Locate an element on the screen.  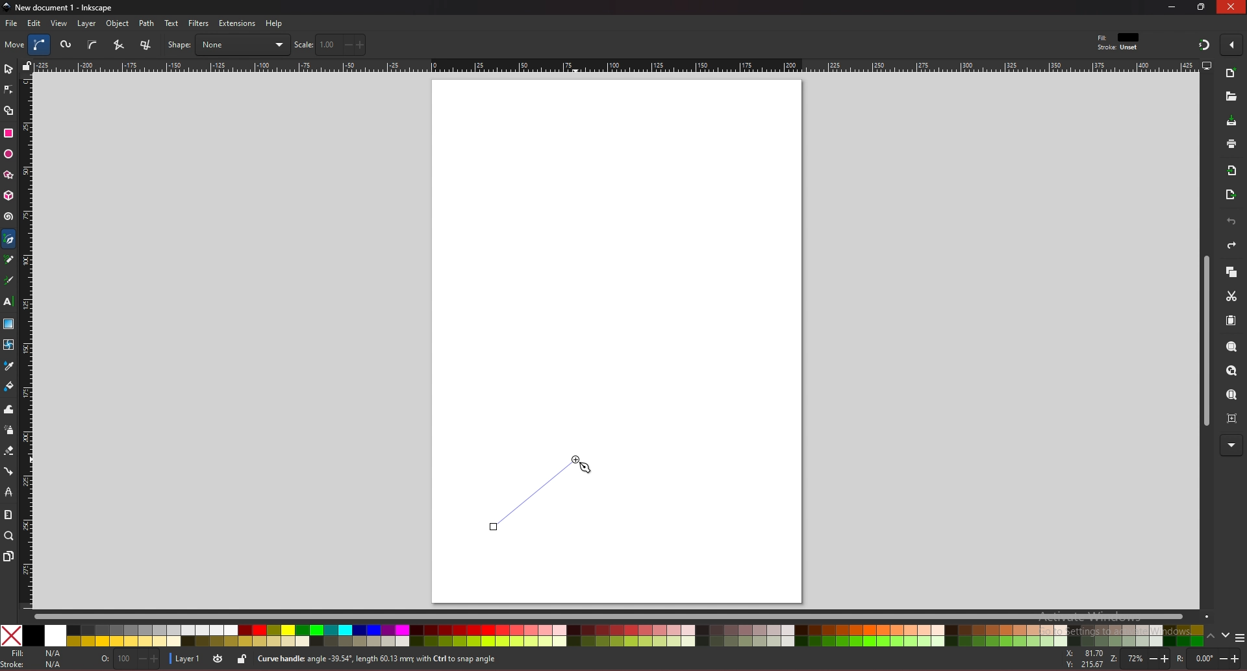
filters is located at coordinates (199, 23).